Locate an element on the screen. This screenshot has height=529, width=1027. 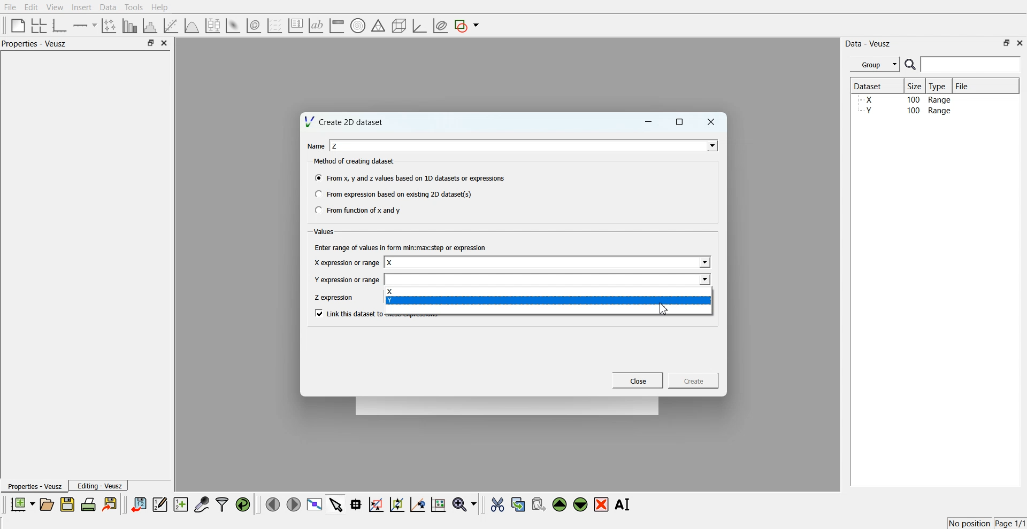
X is located at coordinates (548, 291).